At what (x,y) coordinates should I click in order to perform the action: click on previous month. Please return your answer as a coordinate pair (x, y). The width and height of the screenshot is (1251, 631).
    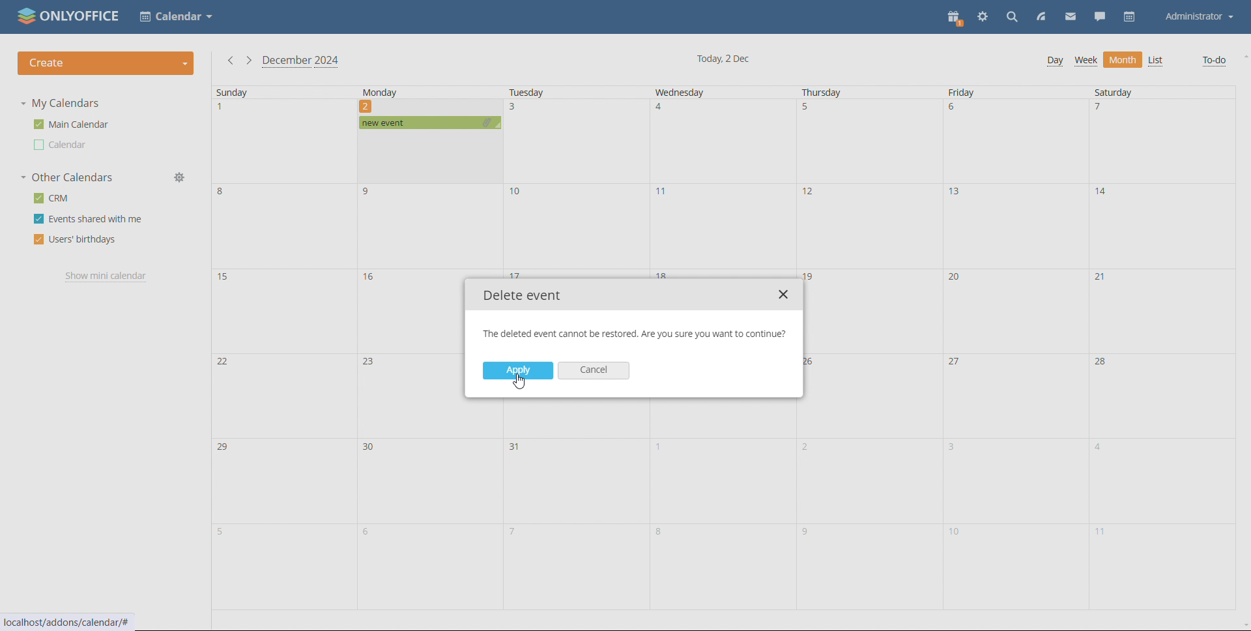
    Looking at the image, I should click on (231, 60).